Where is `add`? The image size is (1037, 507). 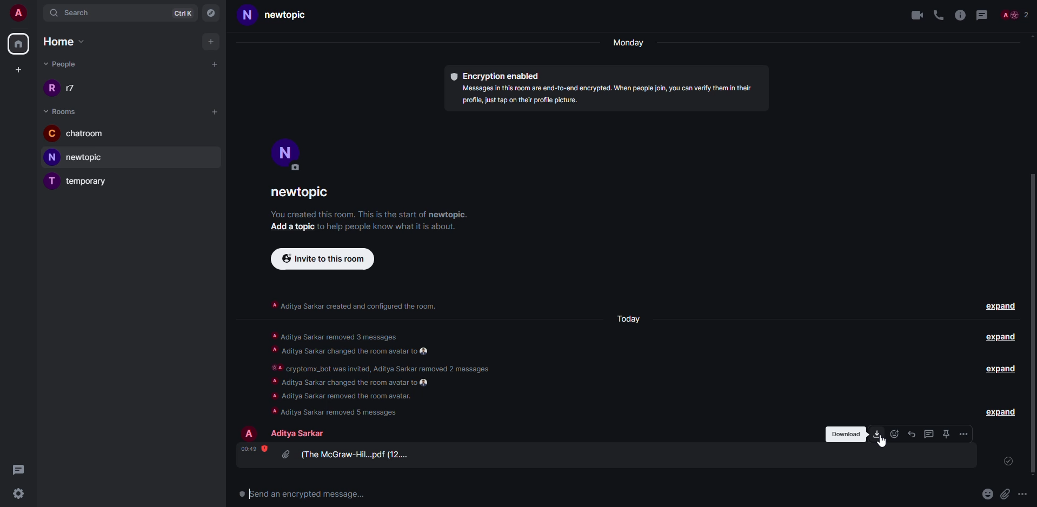
add is located at coordinates (210, 41).